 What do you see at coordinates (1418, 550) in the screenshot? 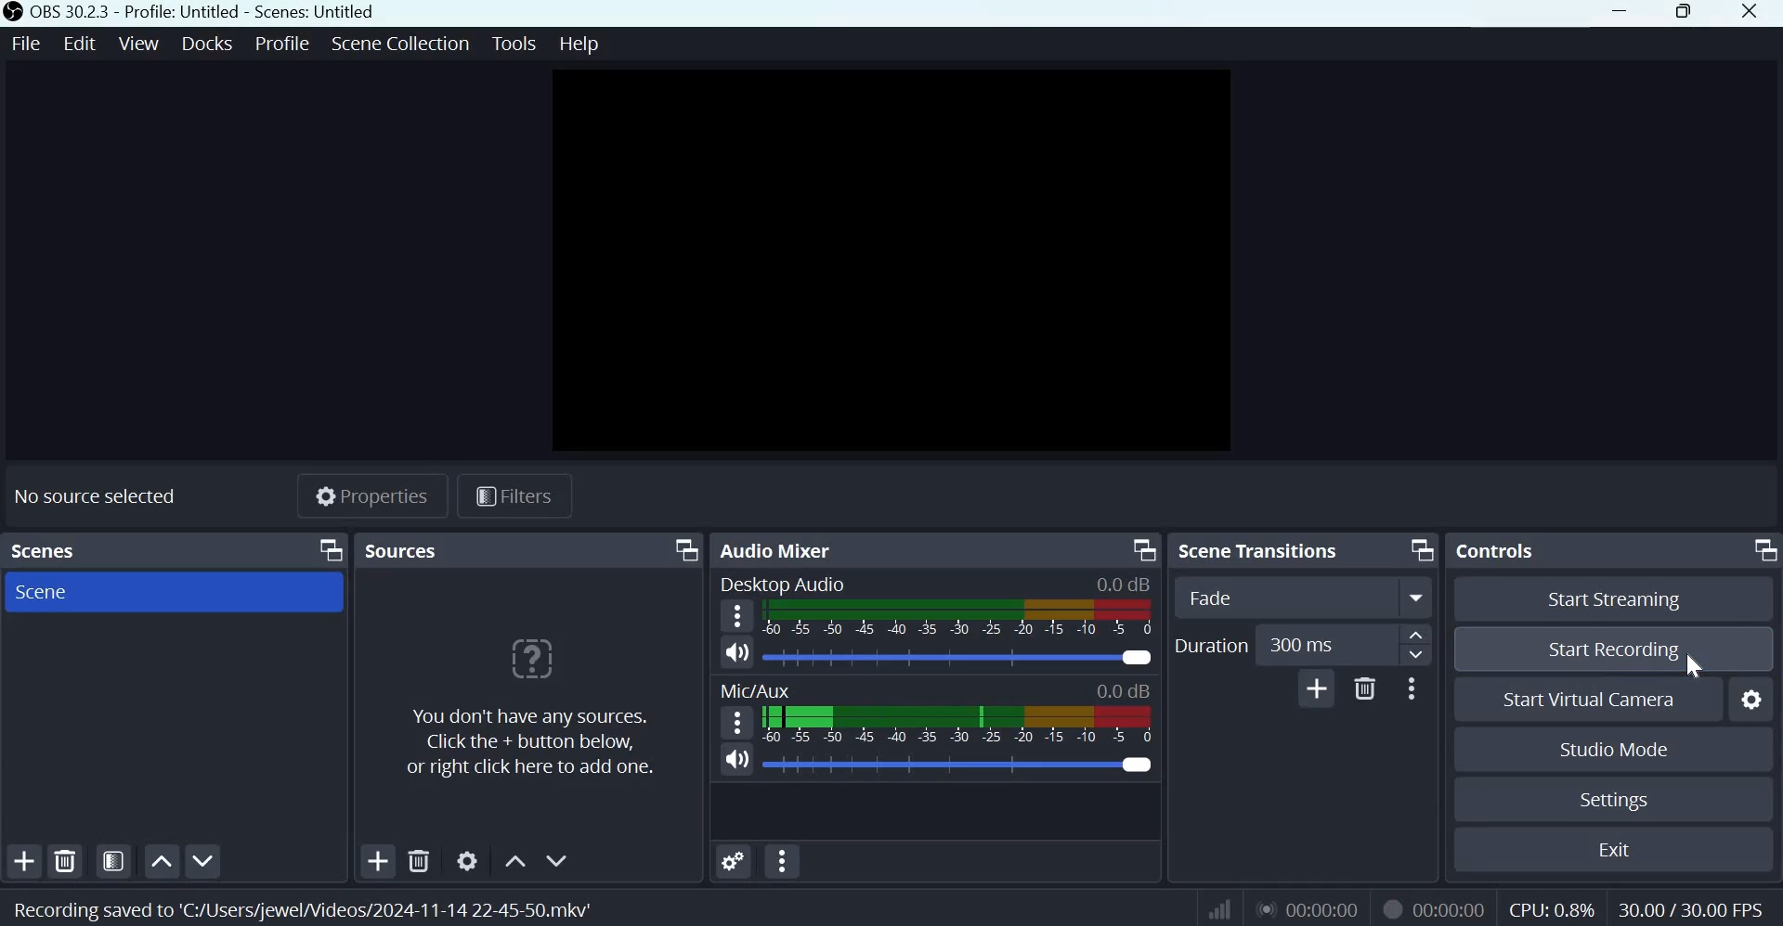
I see `Dock Options icon` at bounding box center [1418, 550].